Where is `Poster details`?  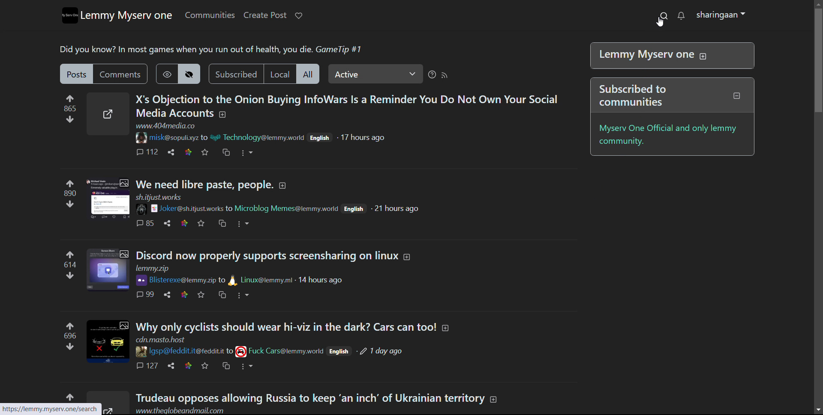 Poster details is located at coordinates (225, 139).